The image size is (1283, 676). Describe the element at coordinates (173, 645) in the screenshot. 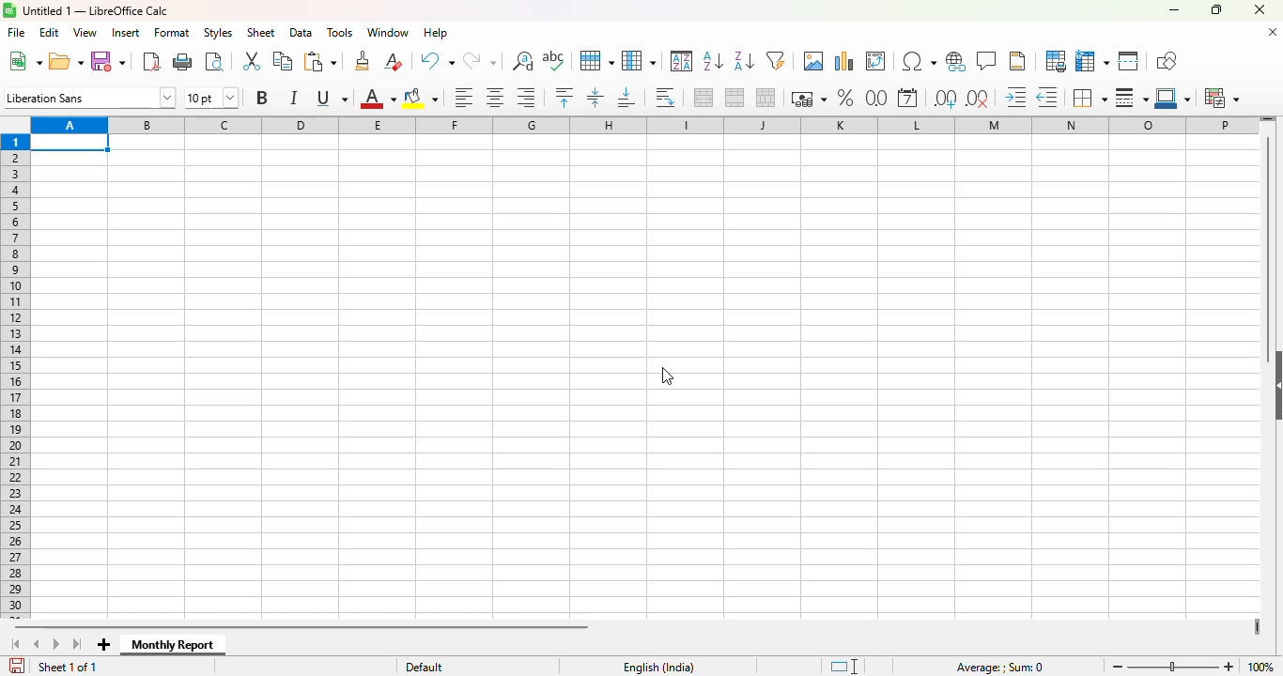

I see `Monthly Report` at that location.